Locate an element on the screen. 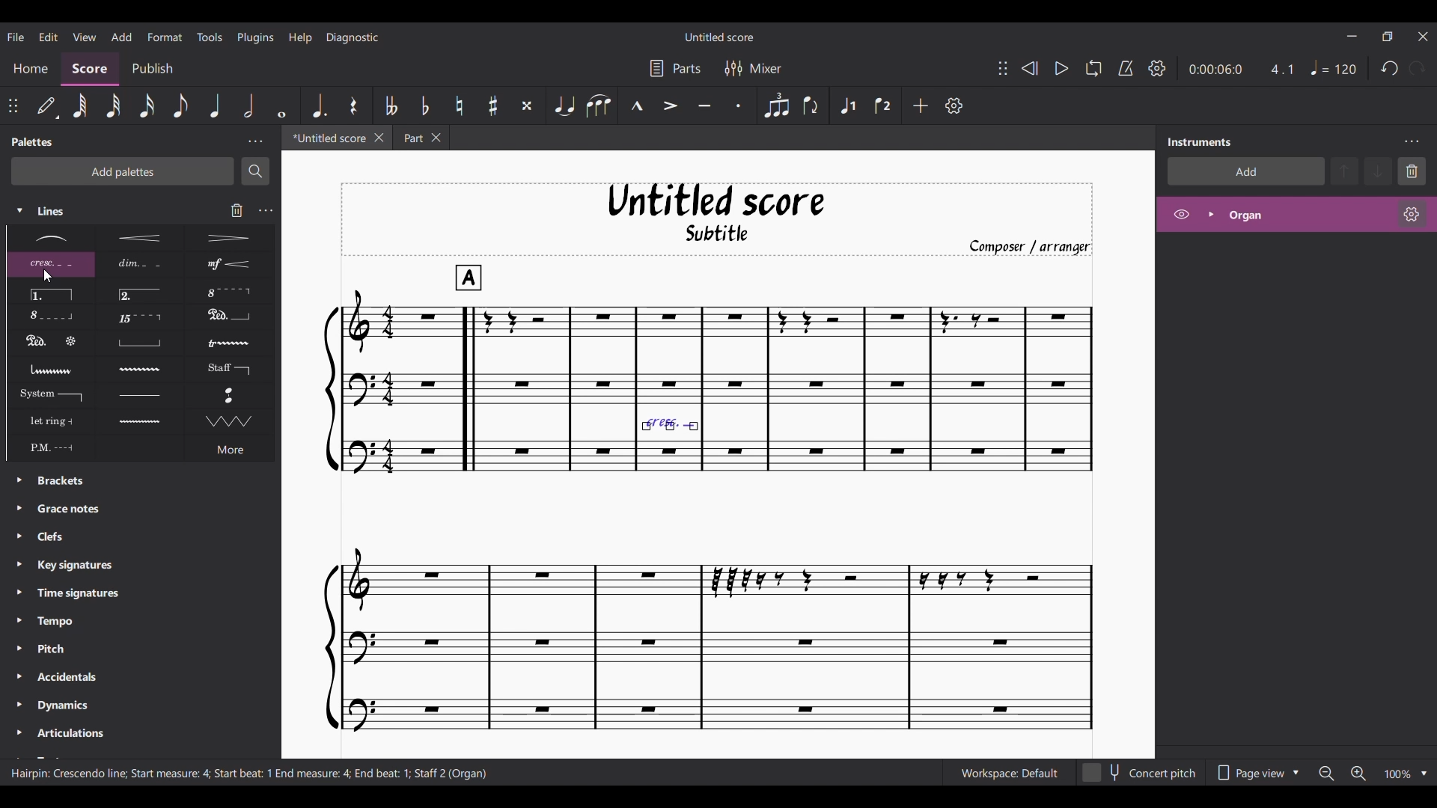 This screenshot has height=808, width=1437. Change position of toolbar attached is located at coordinates (1003, 68).